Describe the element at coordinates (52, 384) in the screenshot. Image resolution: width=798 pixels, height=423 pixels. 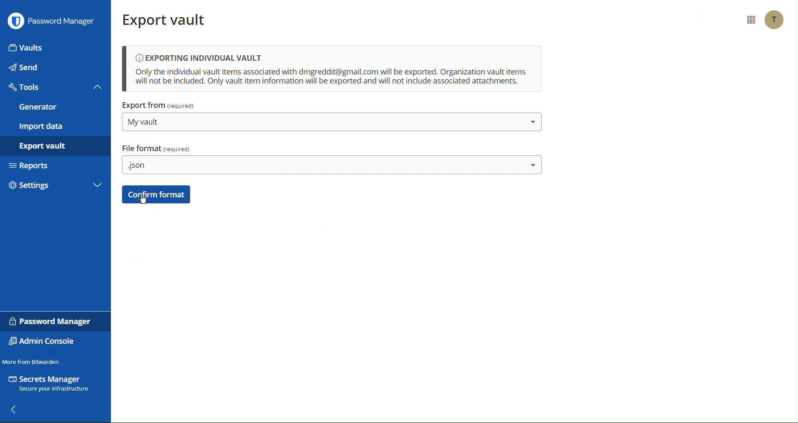
I see `Secrets Manager ` at that location.